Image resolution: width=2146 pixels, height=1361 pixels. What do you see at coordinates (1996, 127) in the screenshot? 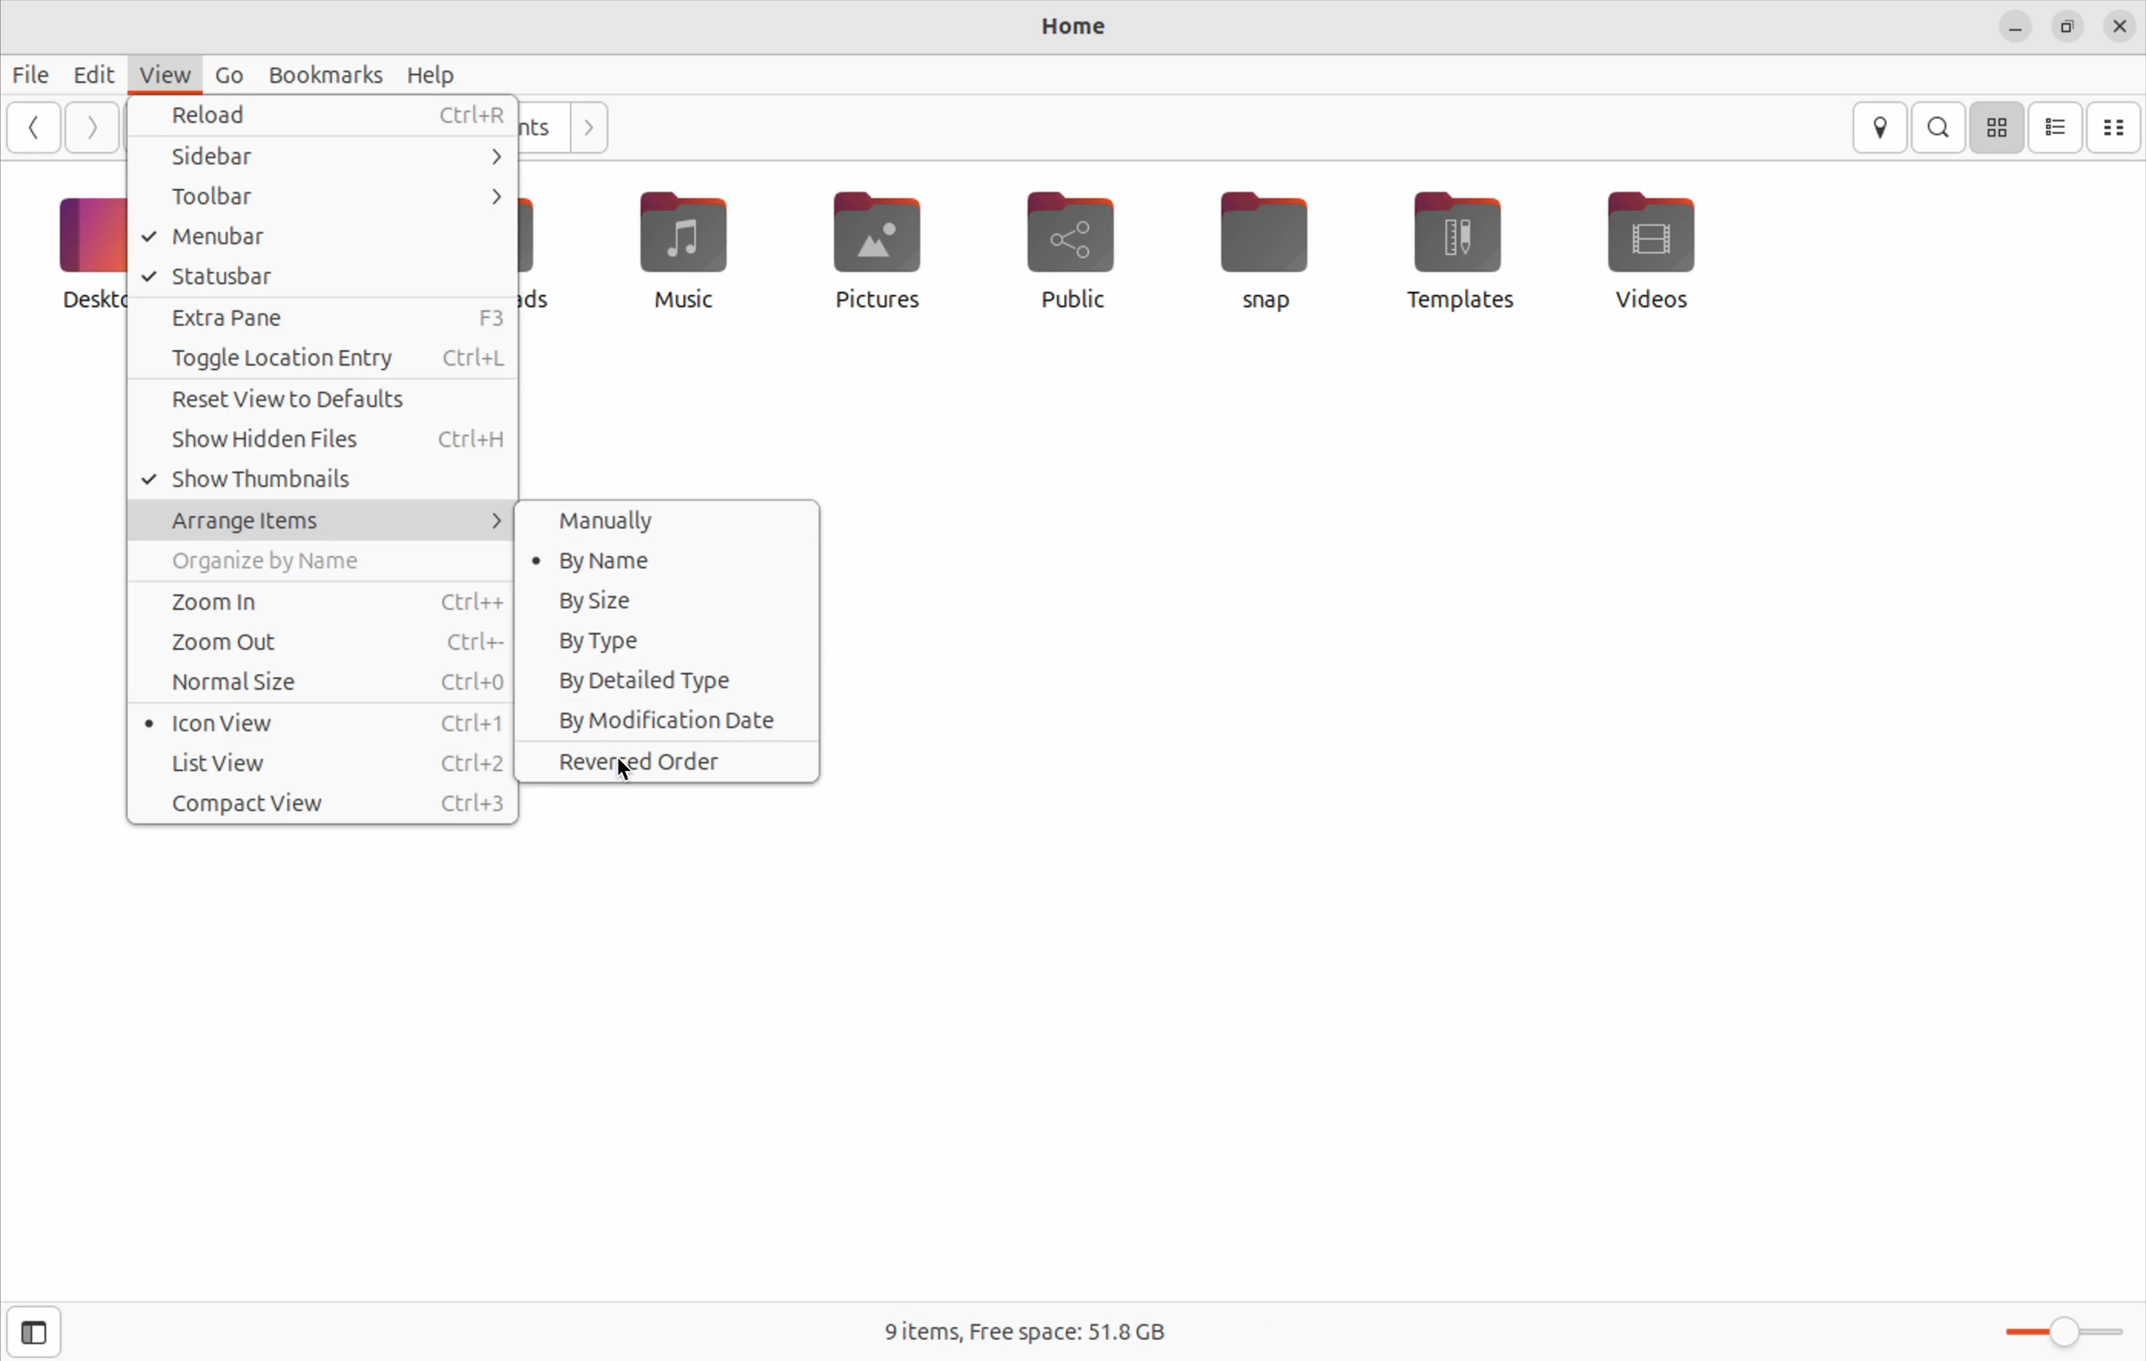
I see `icon view` at bounding box center [1996, 127].